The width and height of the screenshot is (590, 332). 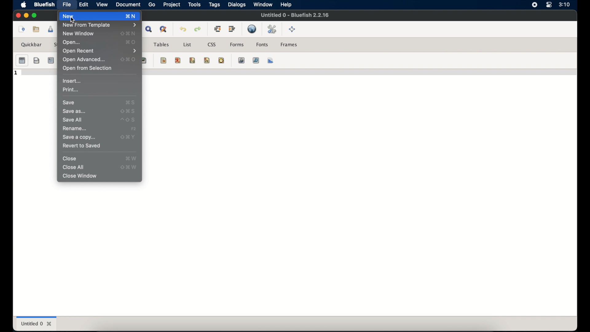 I want to click on canvas , so click(x=271, y=60).